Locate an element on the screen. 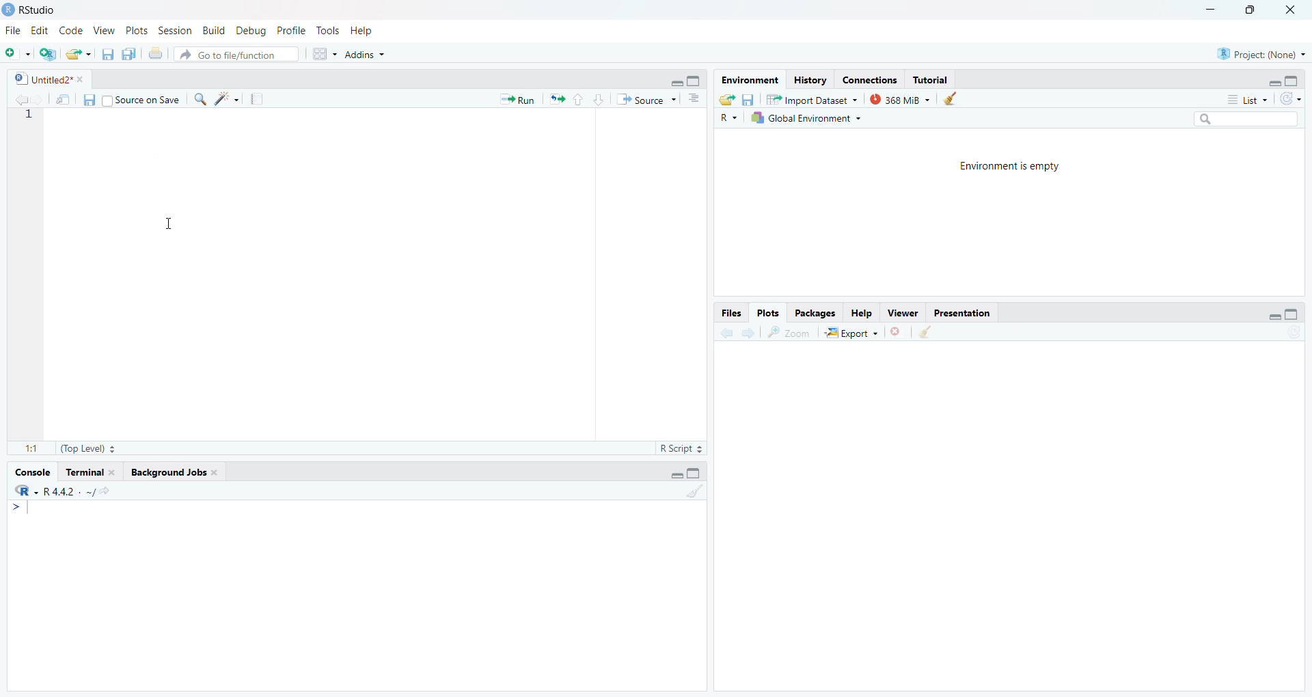 Image resolution: width=1312 pixels, height=697 pixels. minimise is located at coordinates (1274, 316).